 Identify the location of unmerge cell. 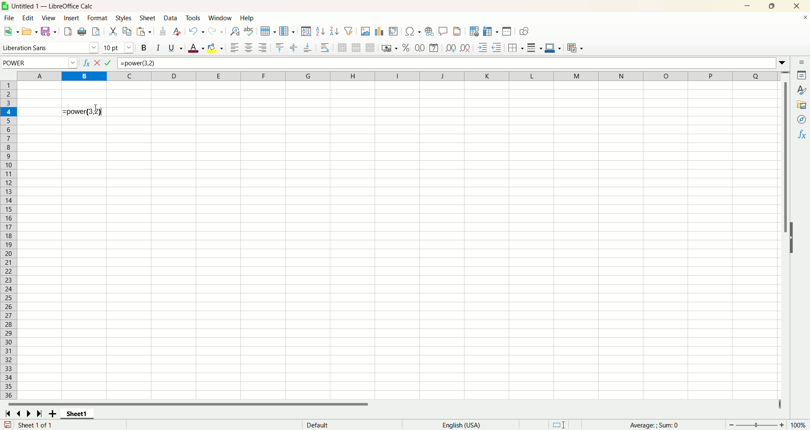
(370, 48).